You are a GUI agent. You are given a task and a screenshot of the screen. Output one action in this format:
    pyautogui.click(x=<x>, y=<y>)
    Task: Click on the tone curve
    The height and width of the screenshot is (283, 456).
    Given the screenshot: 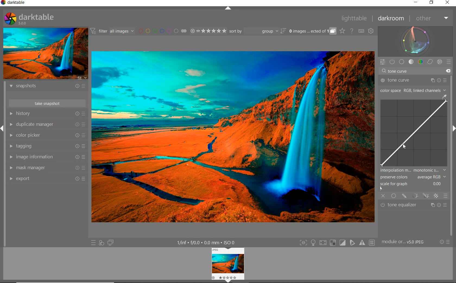 What is the action you would take?
    pyautogui.click(x=414, y=72)
    